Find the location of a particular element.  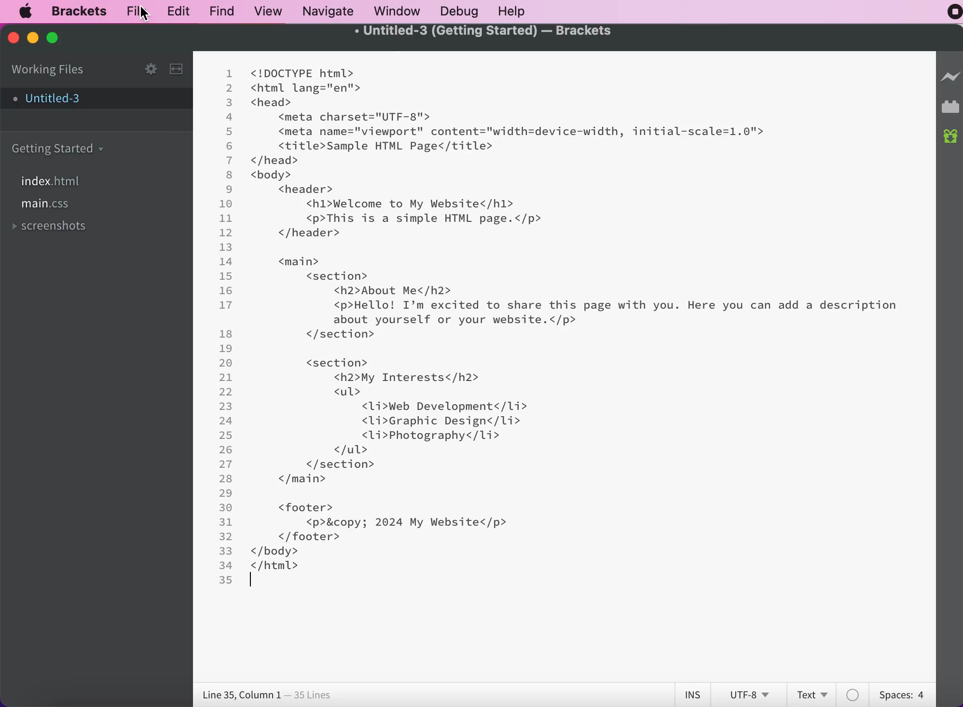

maximize is located at coordinates (54, 41).